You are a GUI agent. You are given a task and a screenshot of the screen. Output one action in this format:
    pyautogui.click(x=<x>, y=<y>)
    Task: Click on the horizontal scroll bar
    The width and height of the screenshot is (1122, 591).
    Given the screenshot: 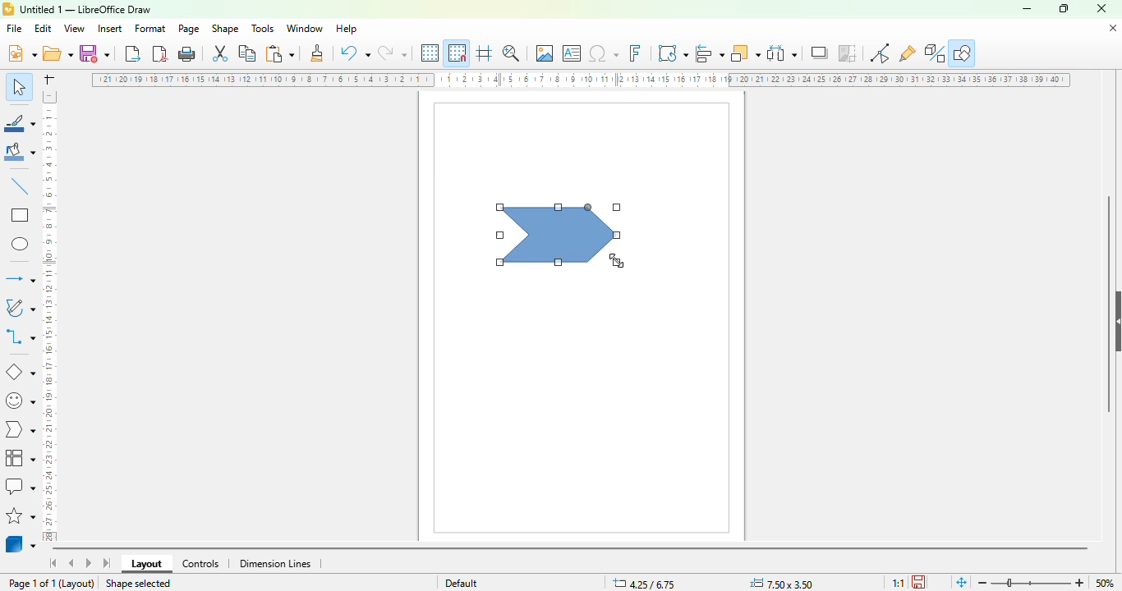 What is the action you would take?
    pyautogui.click(x=571, y=550)
    